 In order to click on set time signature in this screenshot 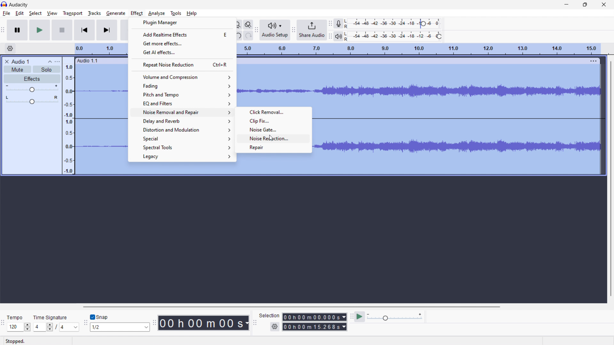, I will do `click(56, 323)`.